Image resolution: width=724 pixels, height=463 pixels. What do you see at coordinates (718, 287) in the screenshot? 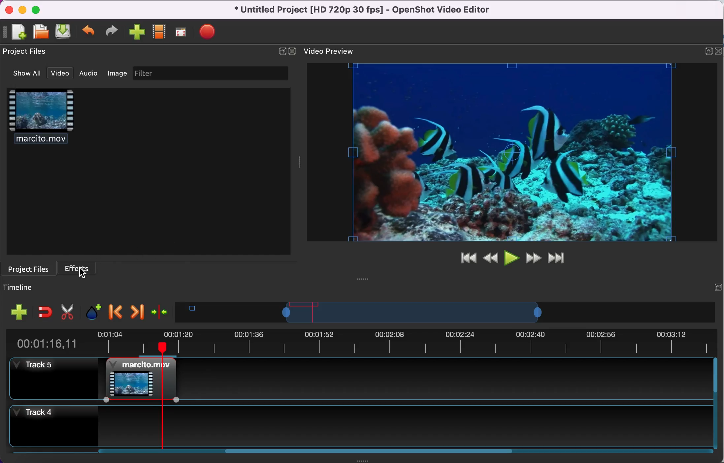
I see `expand/hide` at bounding box center [718, 287].